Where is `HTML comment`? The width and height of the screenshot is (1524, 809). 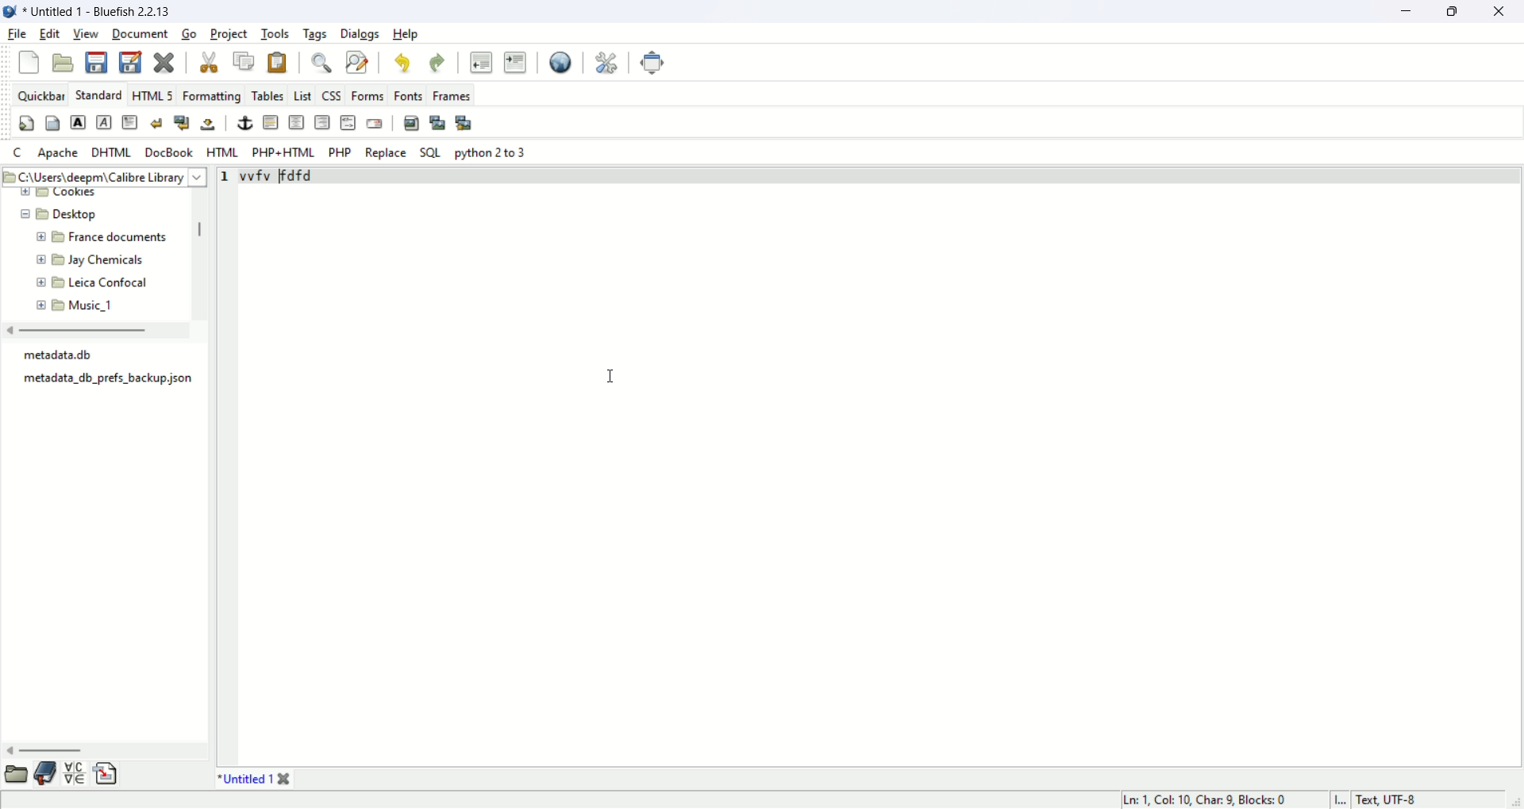
HTML comment is located at coordinates (348, 123).